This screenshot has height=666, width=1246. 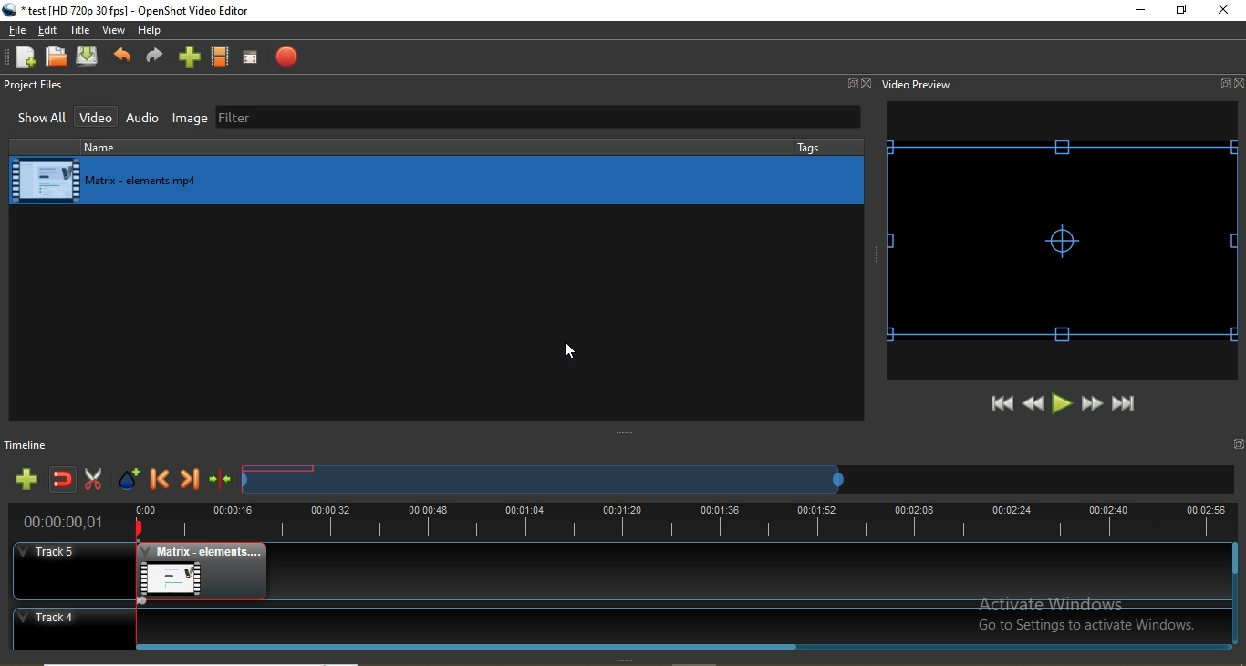 What do you see at coordinates (22, 57) in the screenshot?
I see `New project` at bounding box center [22, 57].